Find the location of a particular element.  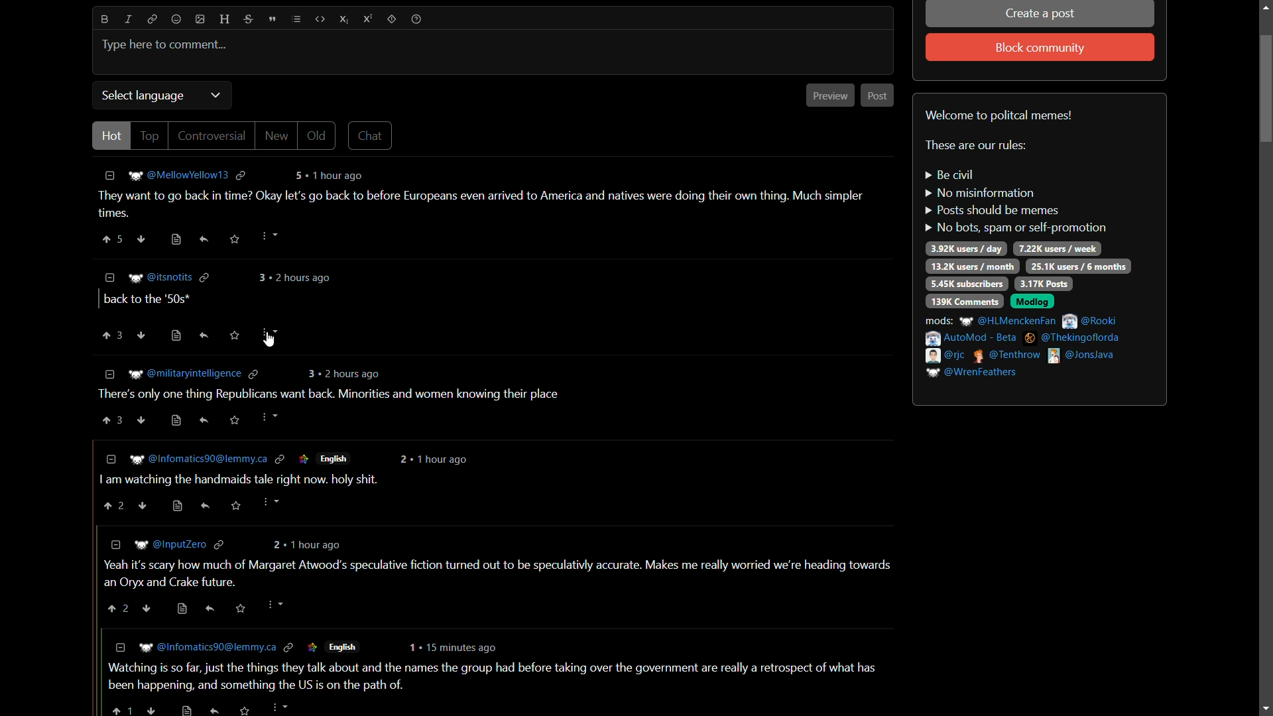

3.17k posts is located at coordinates (1043, 284).